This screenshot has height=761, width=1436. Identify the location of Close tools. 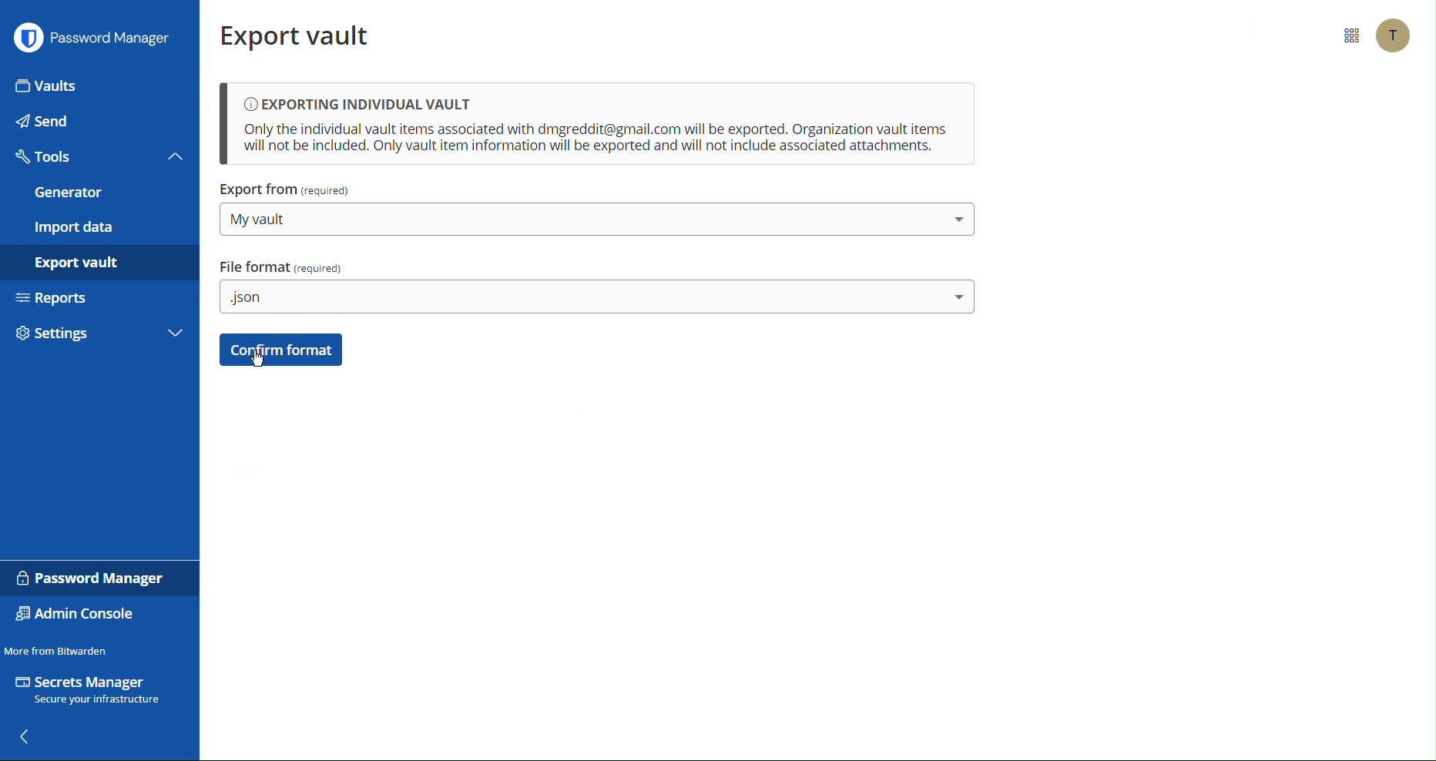
(176, 156).